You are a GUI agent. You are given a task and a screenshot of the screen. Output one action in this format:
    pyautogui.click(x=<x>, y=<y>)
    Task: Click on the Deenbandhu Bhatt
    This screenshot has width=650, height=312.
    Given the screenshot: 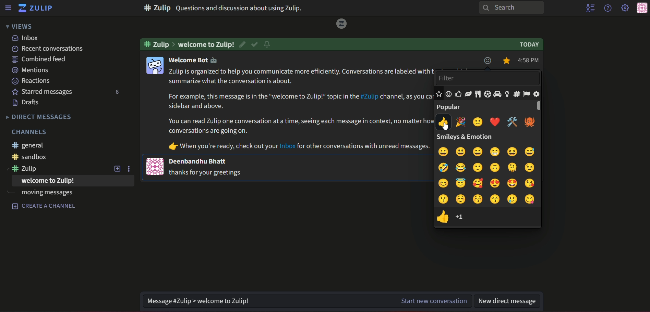 What is the action you would take?
    pyautogui.click(x=199, y=161)
    